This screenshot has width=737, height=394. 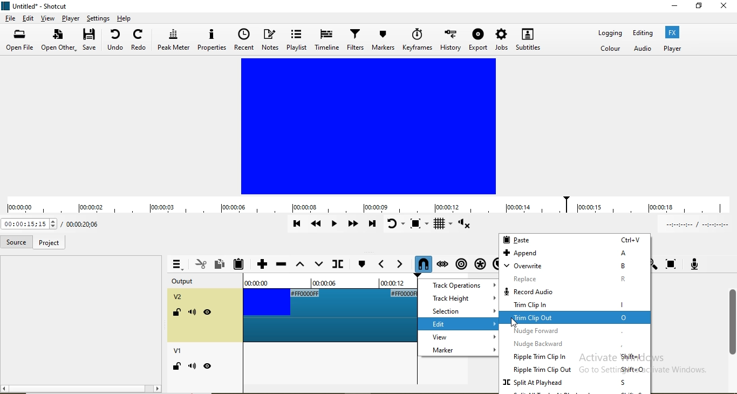 I want to click on split at playhead, so click(x=576, y=383).